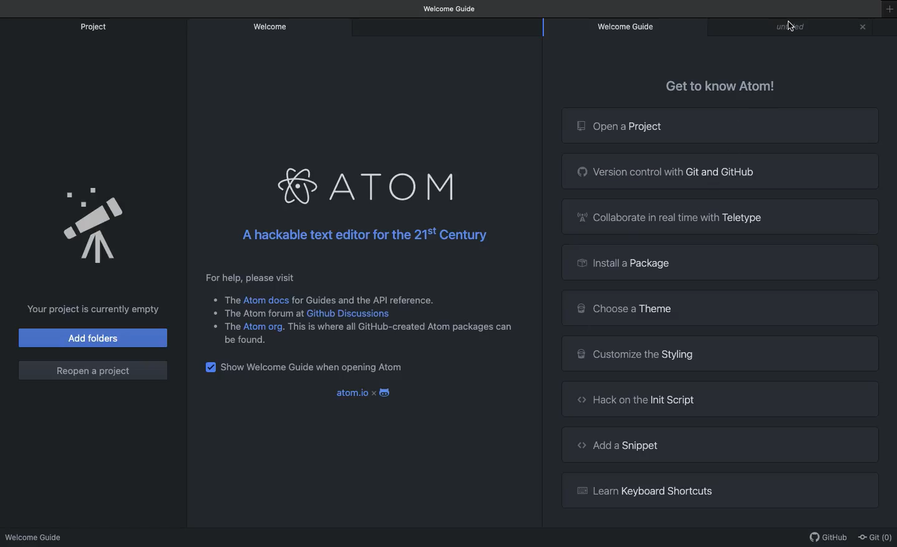 The width and height of the screenshot is (897, 547). Describe the element at coordinates (874, 535) in the screenshot. I see `Git` at that location.